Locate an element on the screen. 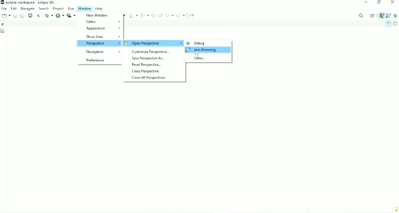 The height and width of the screenshot is (213, 399). Debug is located at coordinates (396, 15).